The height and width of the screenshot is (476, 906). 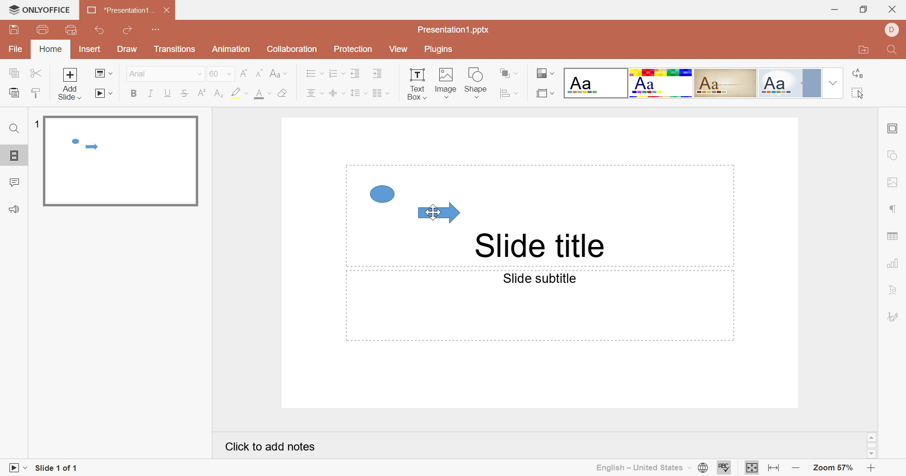 I want to click on 60, so click(x=219, y=74).